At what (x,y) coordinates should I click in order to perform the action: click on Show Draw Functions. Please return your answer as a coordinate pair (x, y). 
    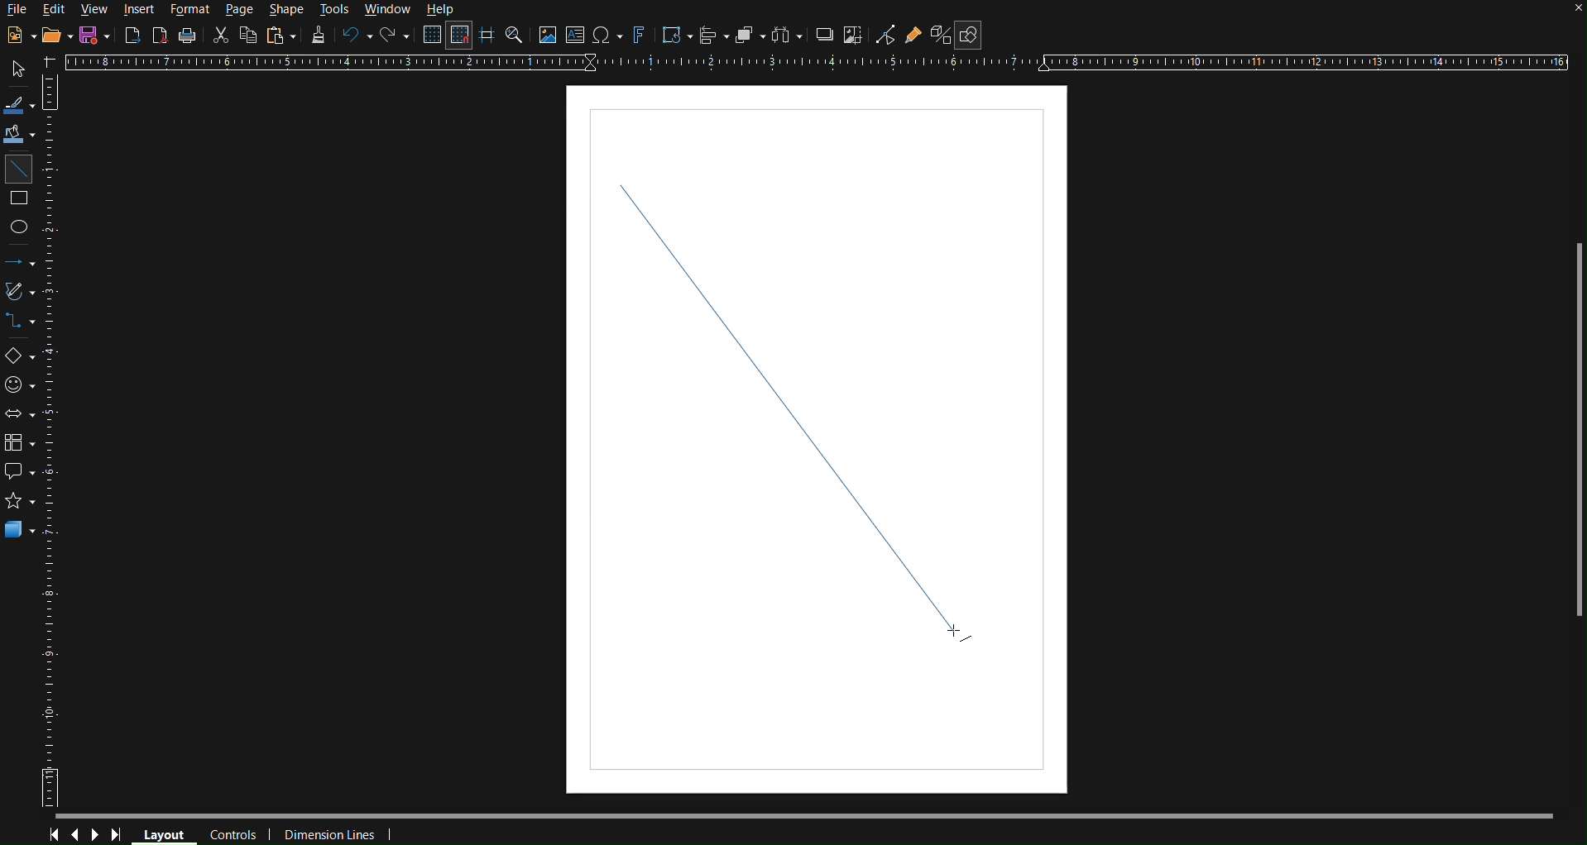
    Looking at the image, I should click on (969, 35).